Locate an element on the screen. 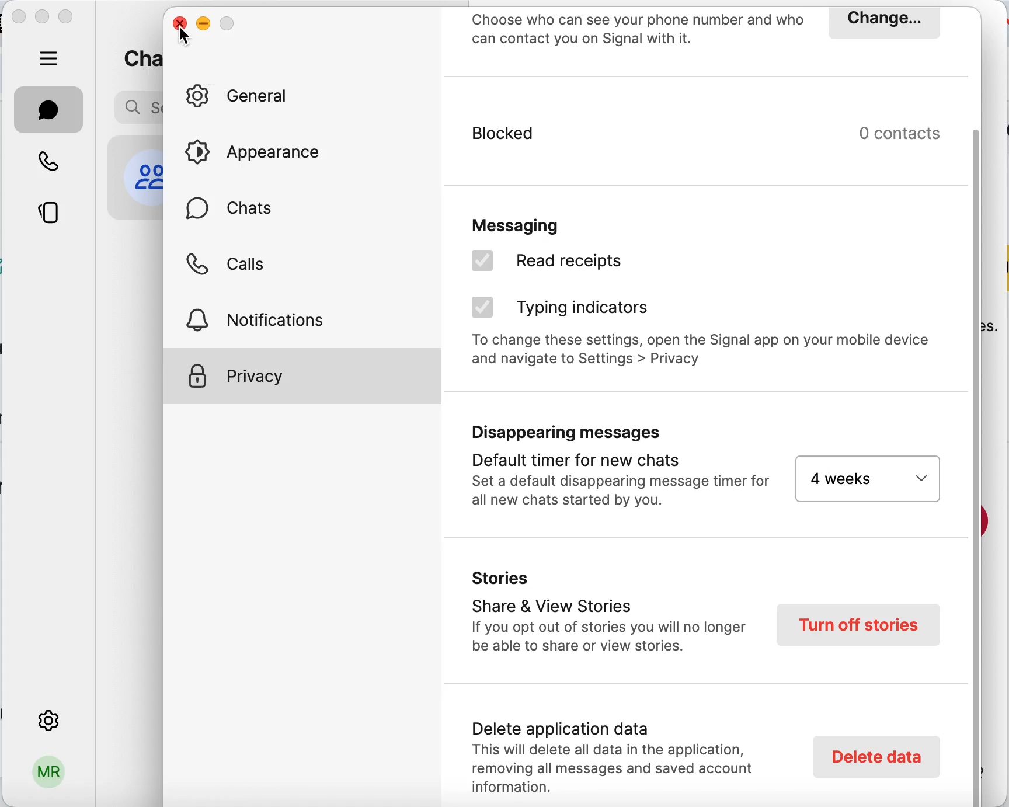 The width and height of the screenshot is (1009, 807). cursor is located at coordinates (185, 35).